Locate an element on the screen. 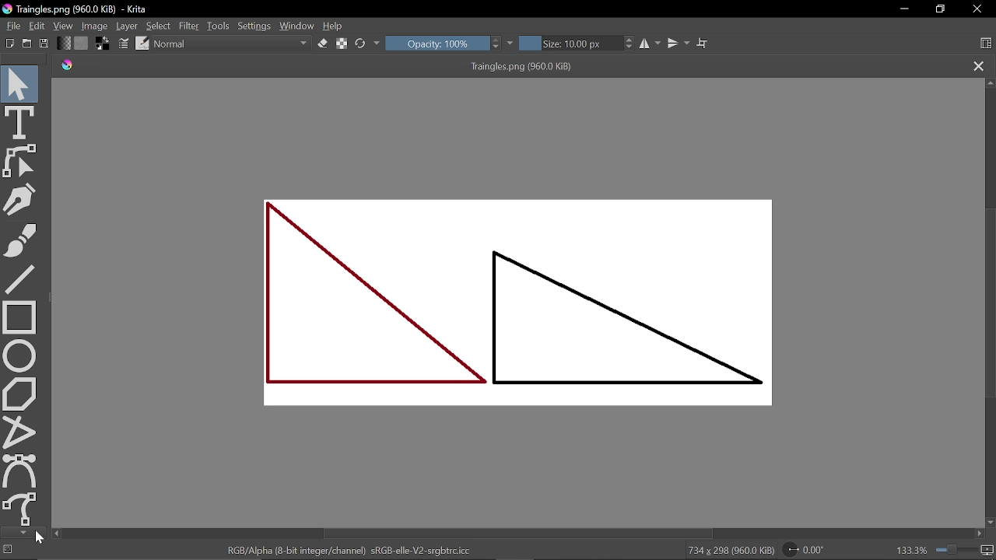 This screenshot has height=560, width=996. Image is located at coordinates (96, 27).